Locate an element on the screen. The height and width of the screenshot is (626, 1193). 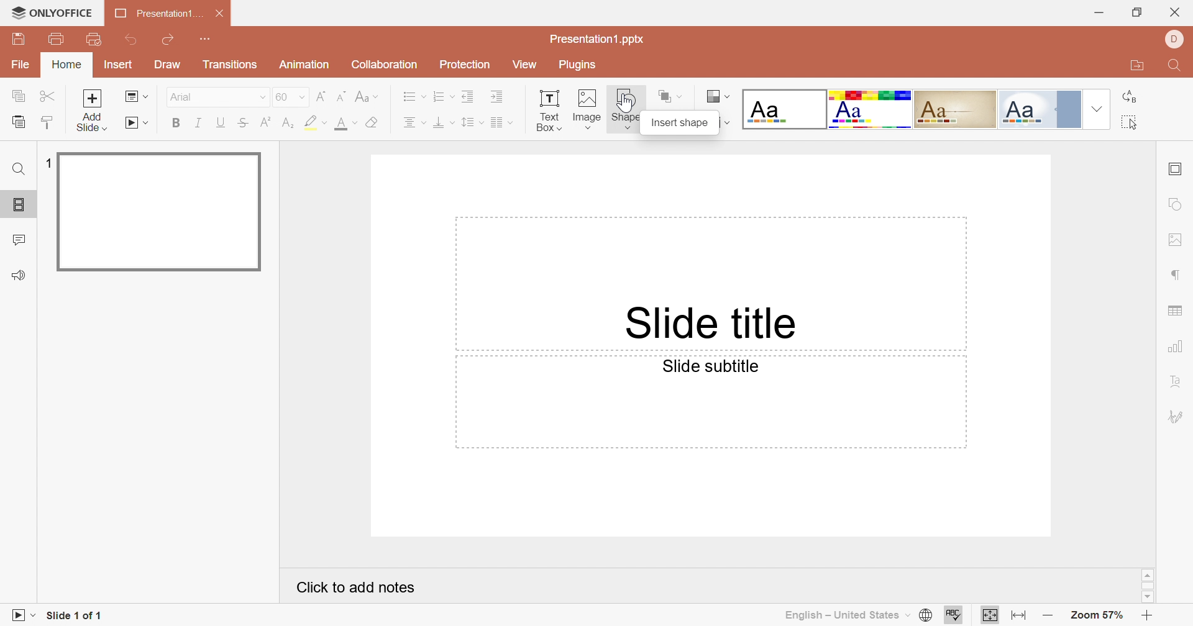
Arrange slides is located at coordinates (671, 97).